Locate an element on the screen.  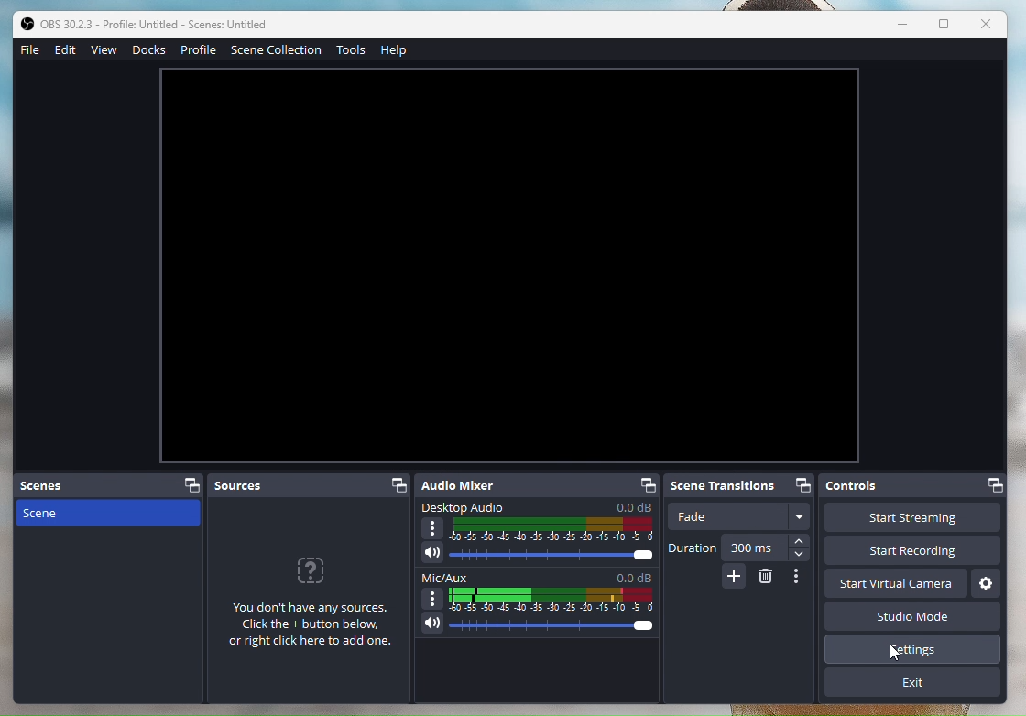
Start streaming is located at coordinates (848, 517).